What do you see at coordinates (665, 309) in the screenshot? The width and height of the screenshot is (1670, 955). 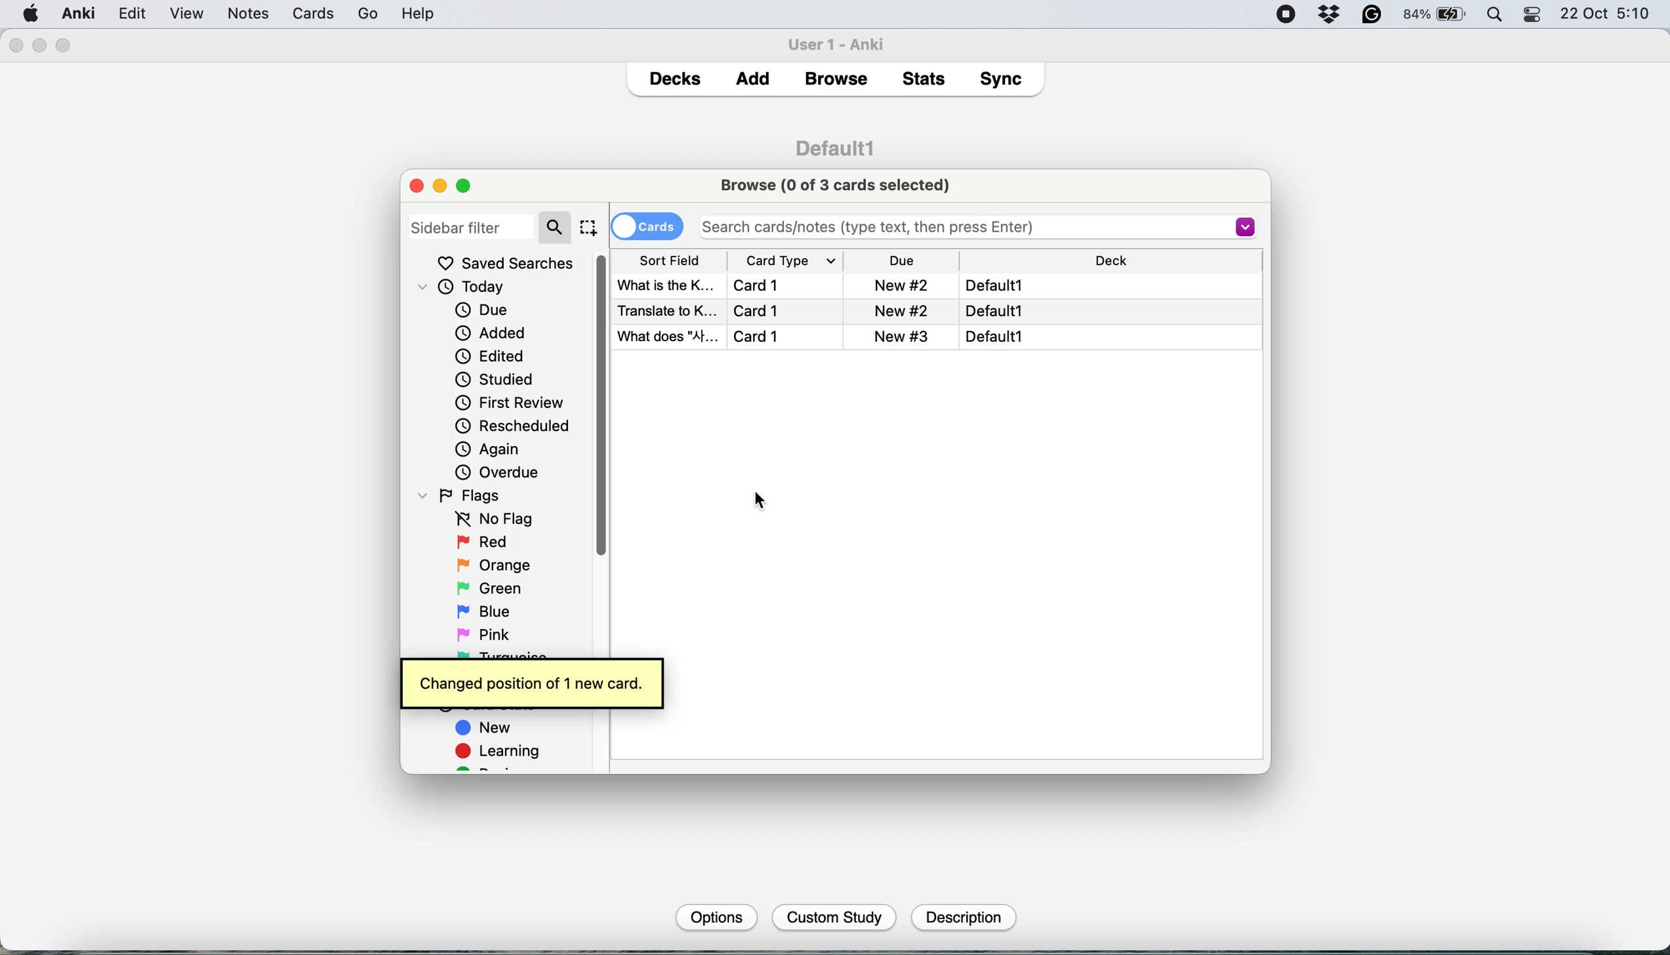 I see `Translate to K...` at bounding box center [665, 309].